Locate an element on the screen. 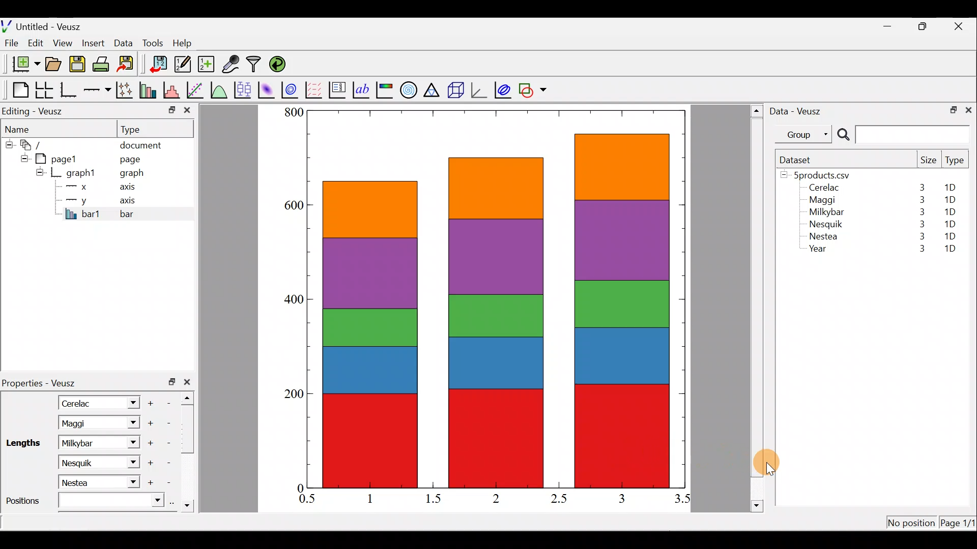 This screenshot has height=549, width=977. 3.5 is located at coordinates (683, 501).